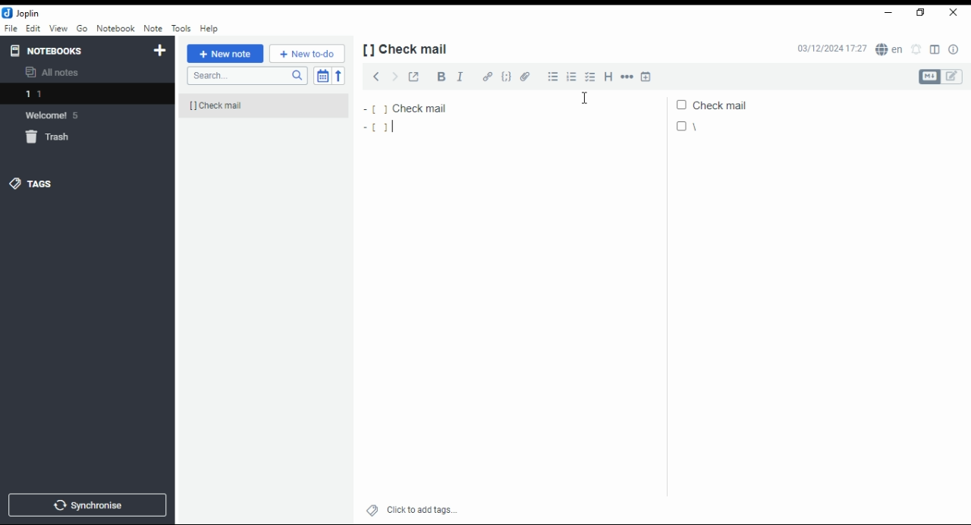 Image resolution: width=971 pixels, height=525 pixels. I want to click on welcome, so click(58, 115).